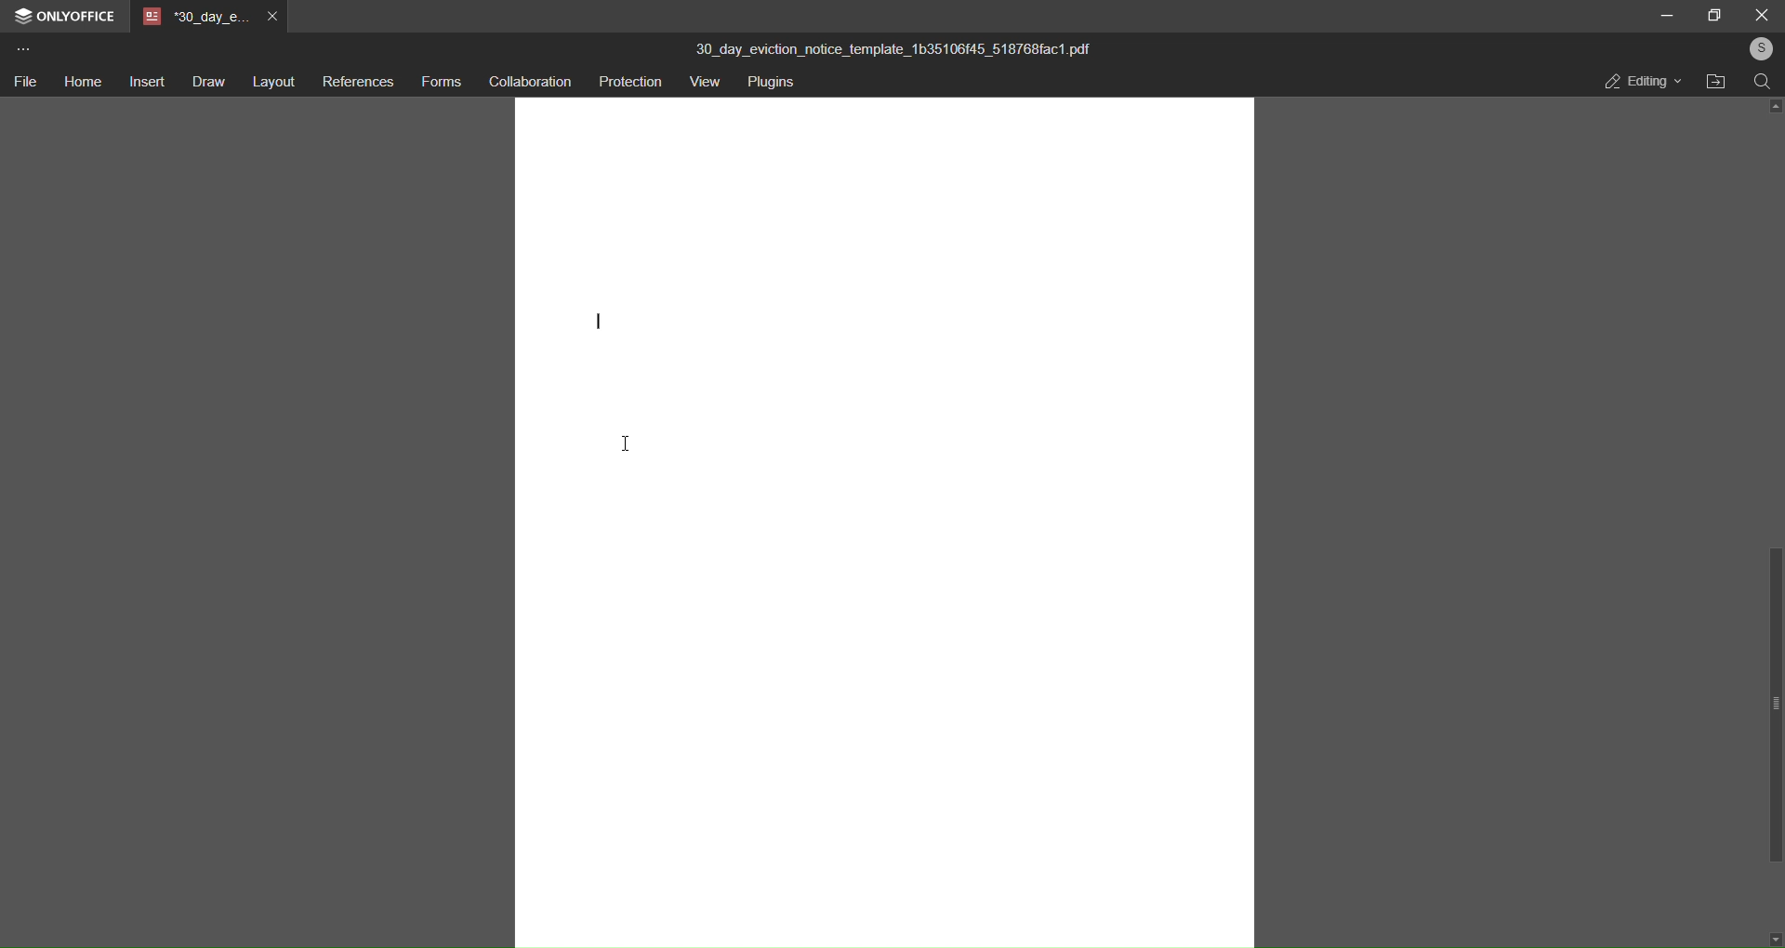 This screenshot has height=948, width=1785. What do you see at coordinates (1712, 81) in the screenshot?
I see `open file location` at bounding box center [1712, 81].